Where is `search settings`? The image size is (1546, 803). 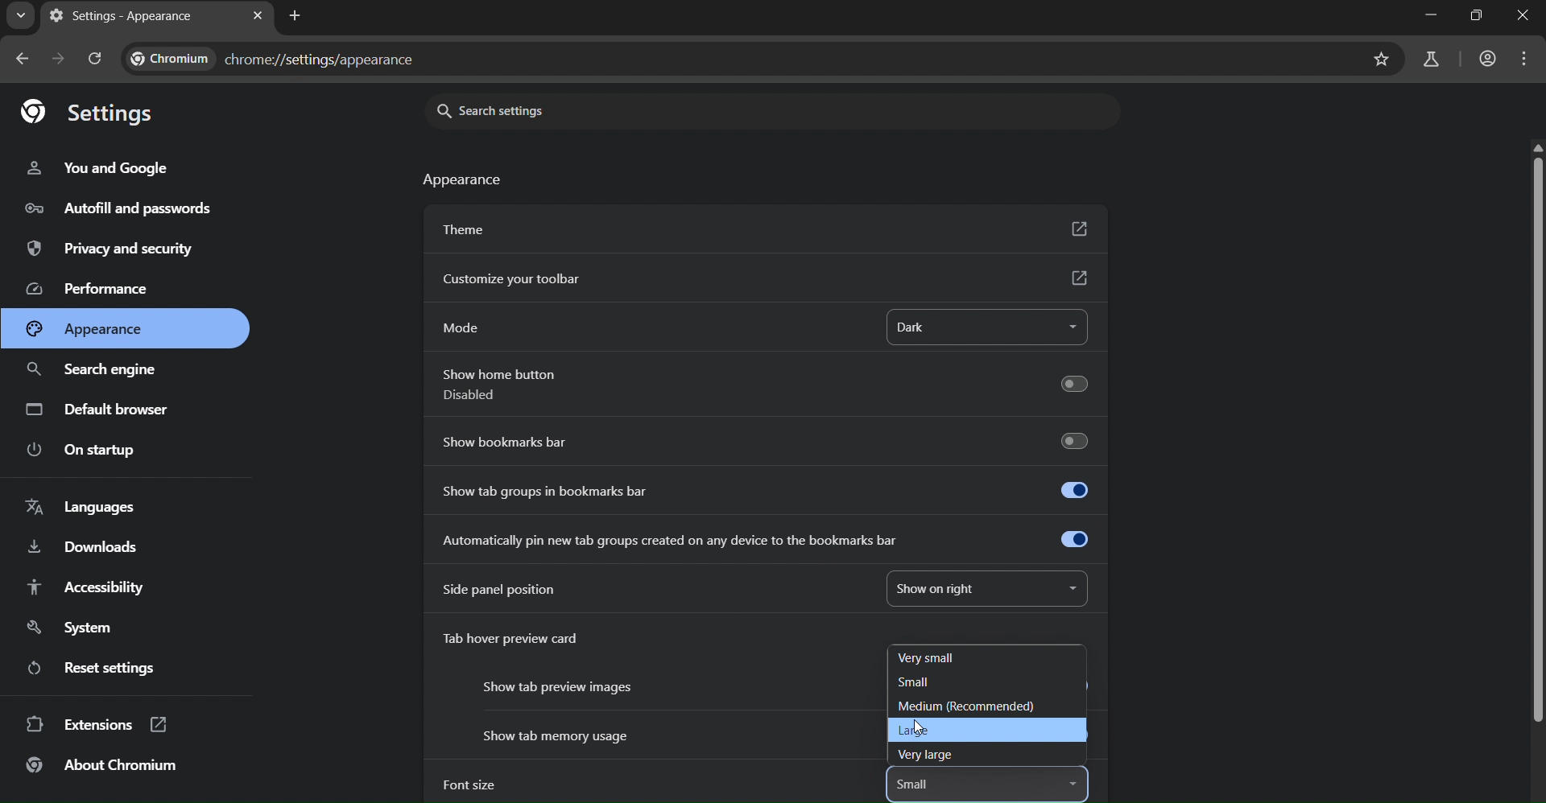
search settings is located at coordinates (518, 110).